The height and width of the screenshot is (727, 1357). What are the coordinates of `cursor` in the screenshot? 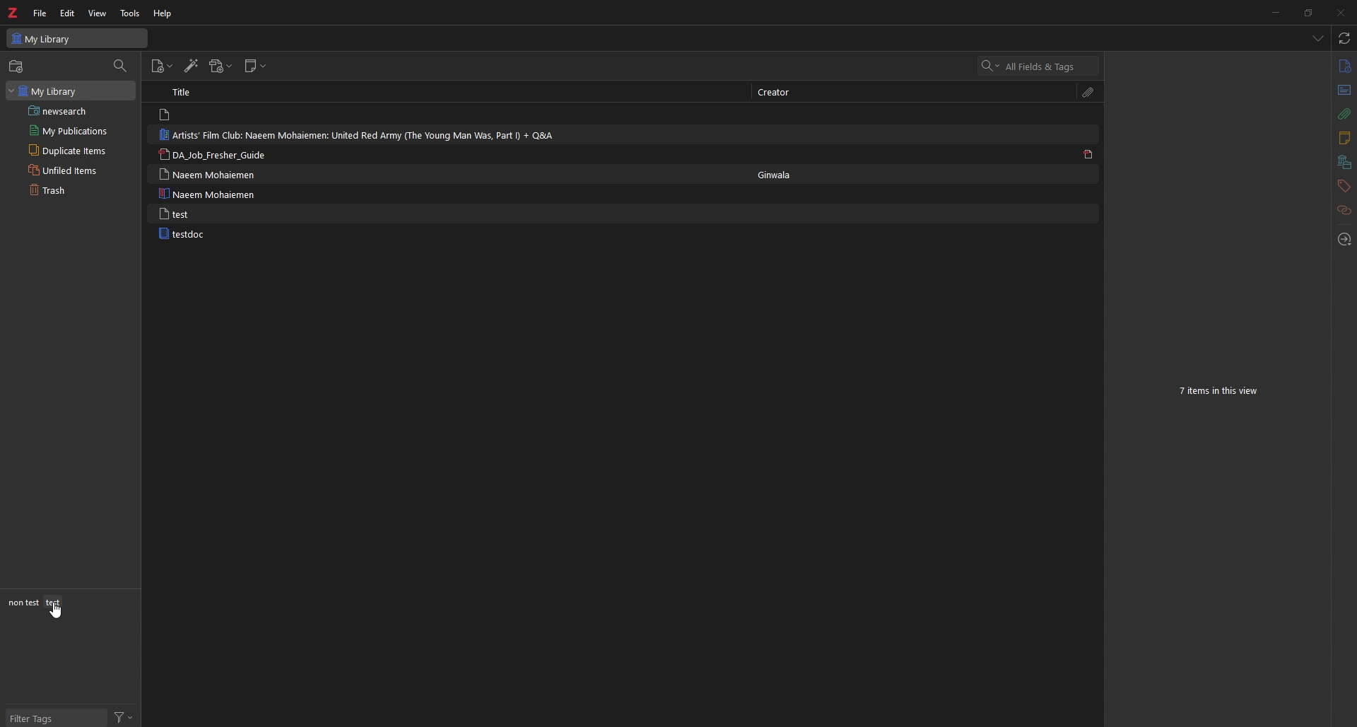 It's located at (57, 612).